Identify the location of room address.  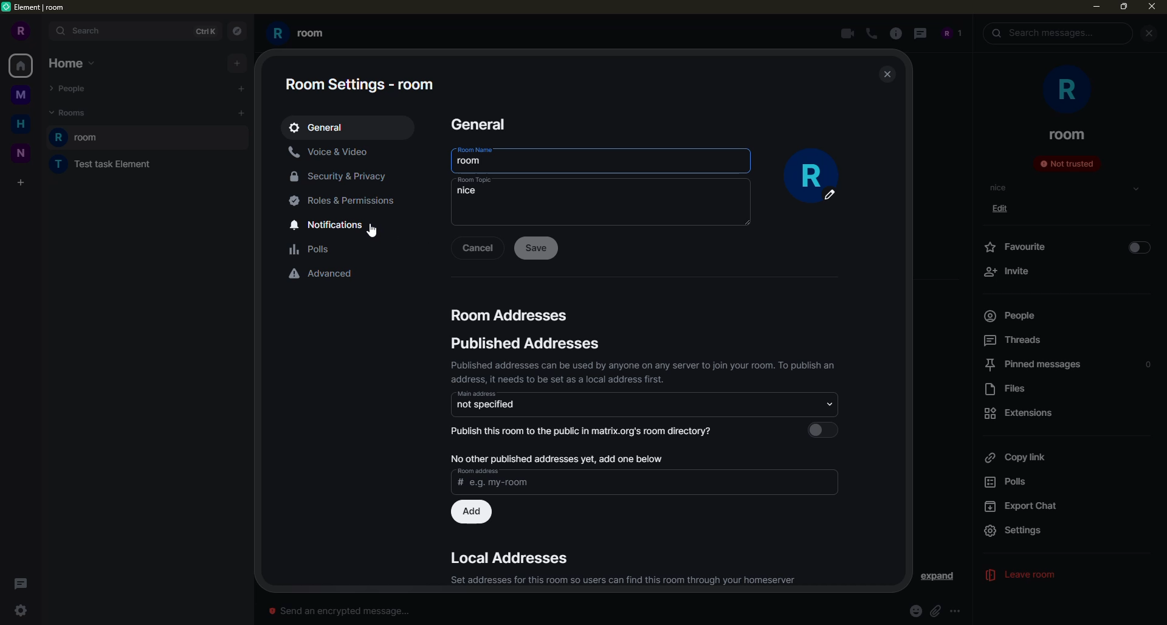
(480, 470).